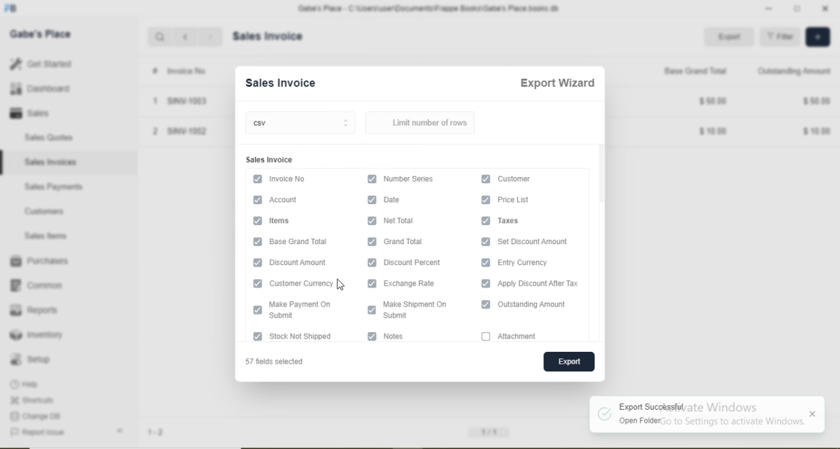 This screenshot has height=449, width=840. I want to click on Export Successful, so click(652, 407).